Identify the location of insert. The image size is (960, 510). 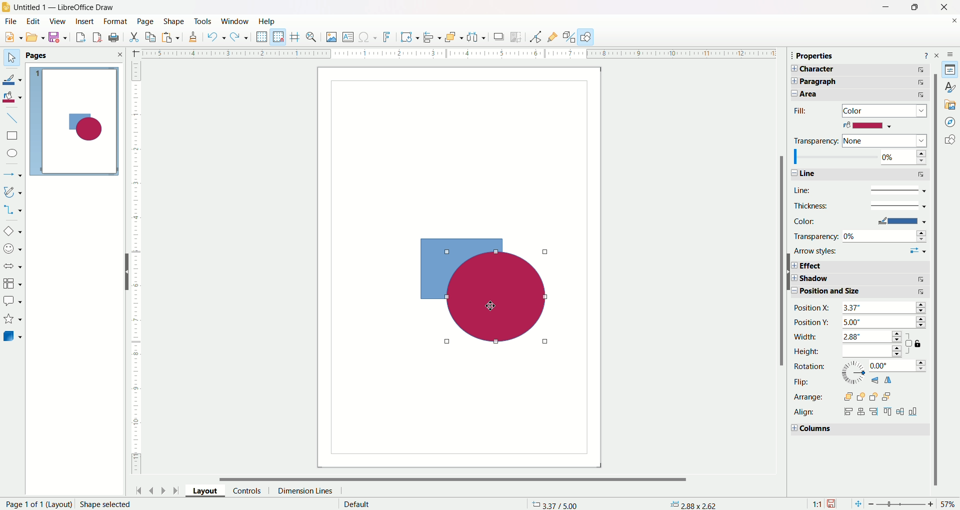
(85, 21).